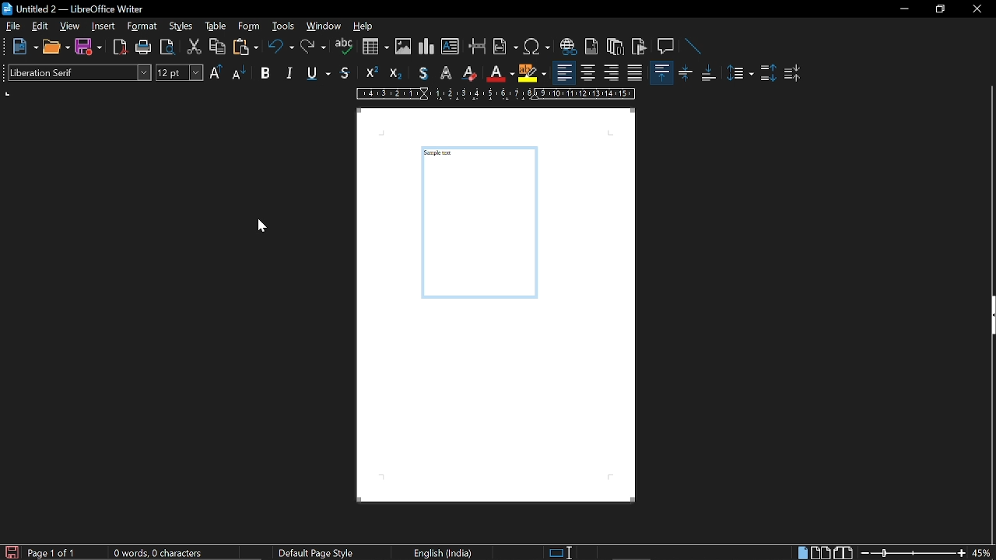 This screenshot has height=560, width=996. Describe the element at coordinates (24, 46) in the screenshot. I see `new` at that location.